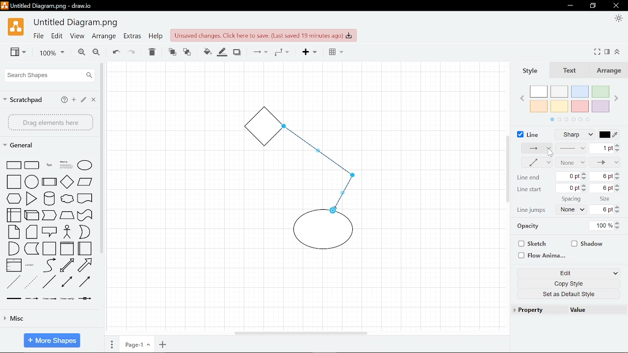 This screenshot has width=628, height=353. Describe the element at coordinates (136, 345) in the screenshot. I see `Page-1 ` at that location.